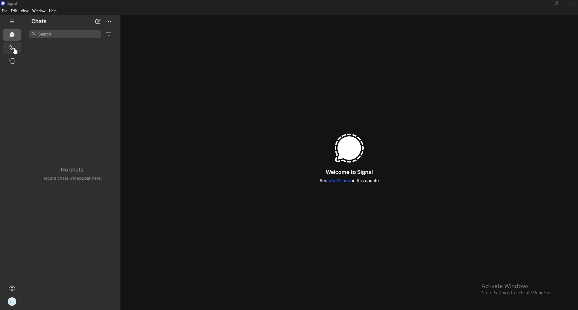 The height and width of the screenshot is (310, 578). I want to click on whats new, so click(349, 181).